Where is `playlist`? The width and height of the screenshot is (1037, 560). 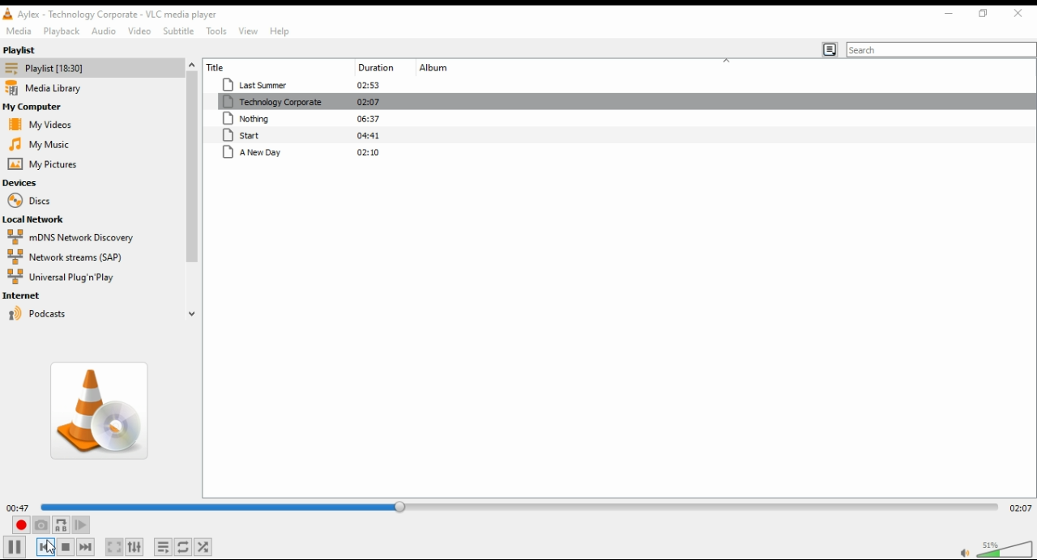 playlist is located at coordinates (61, 31).